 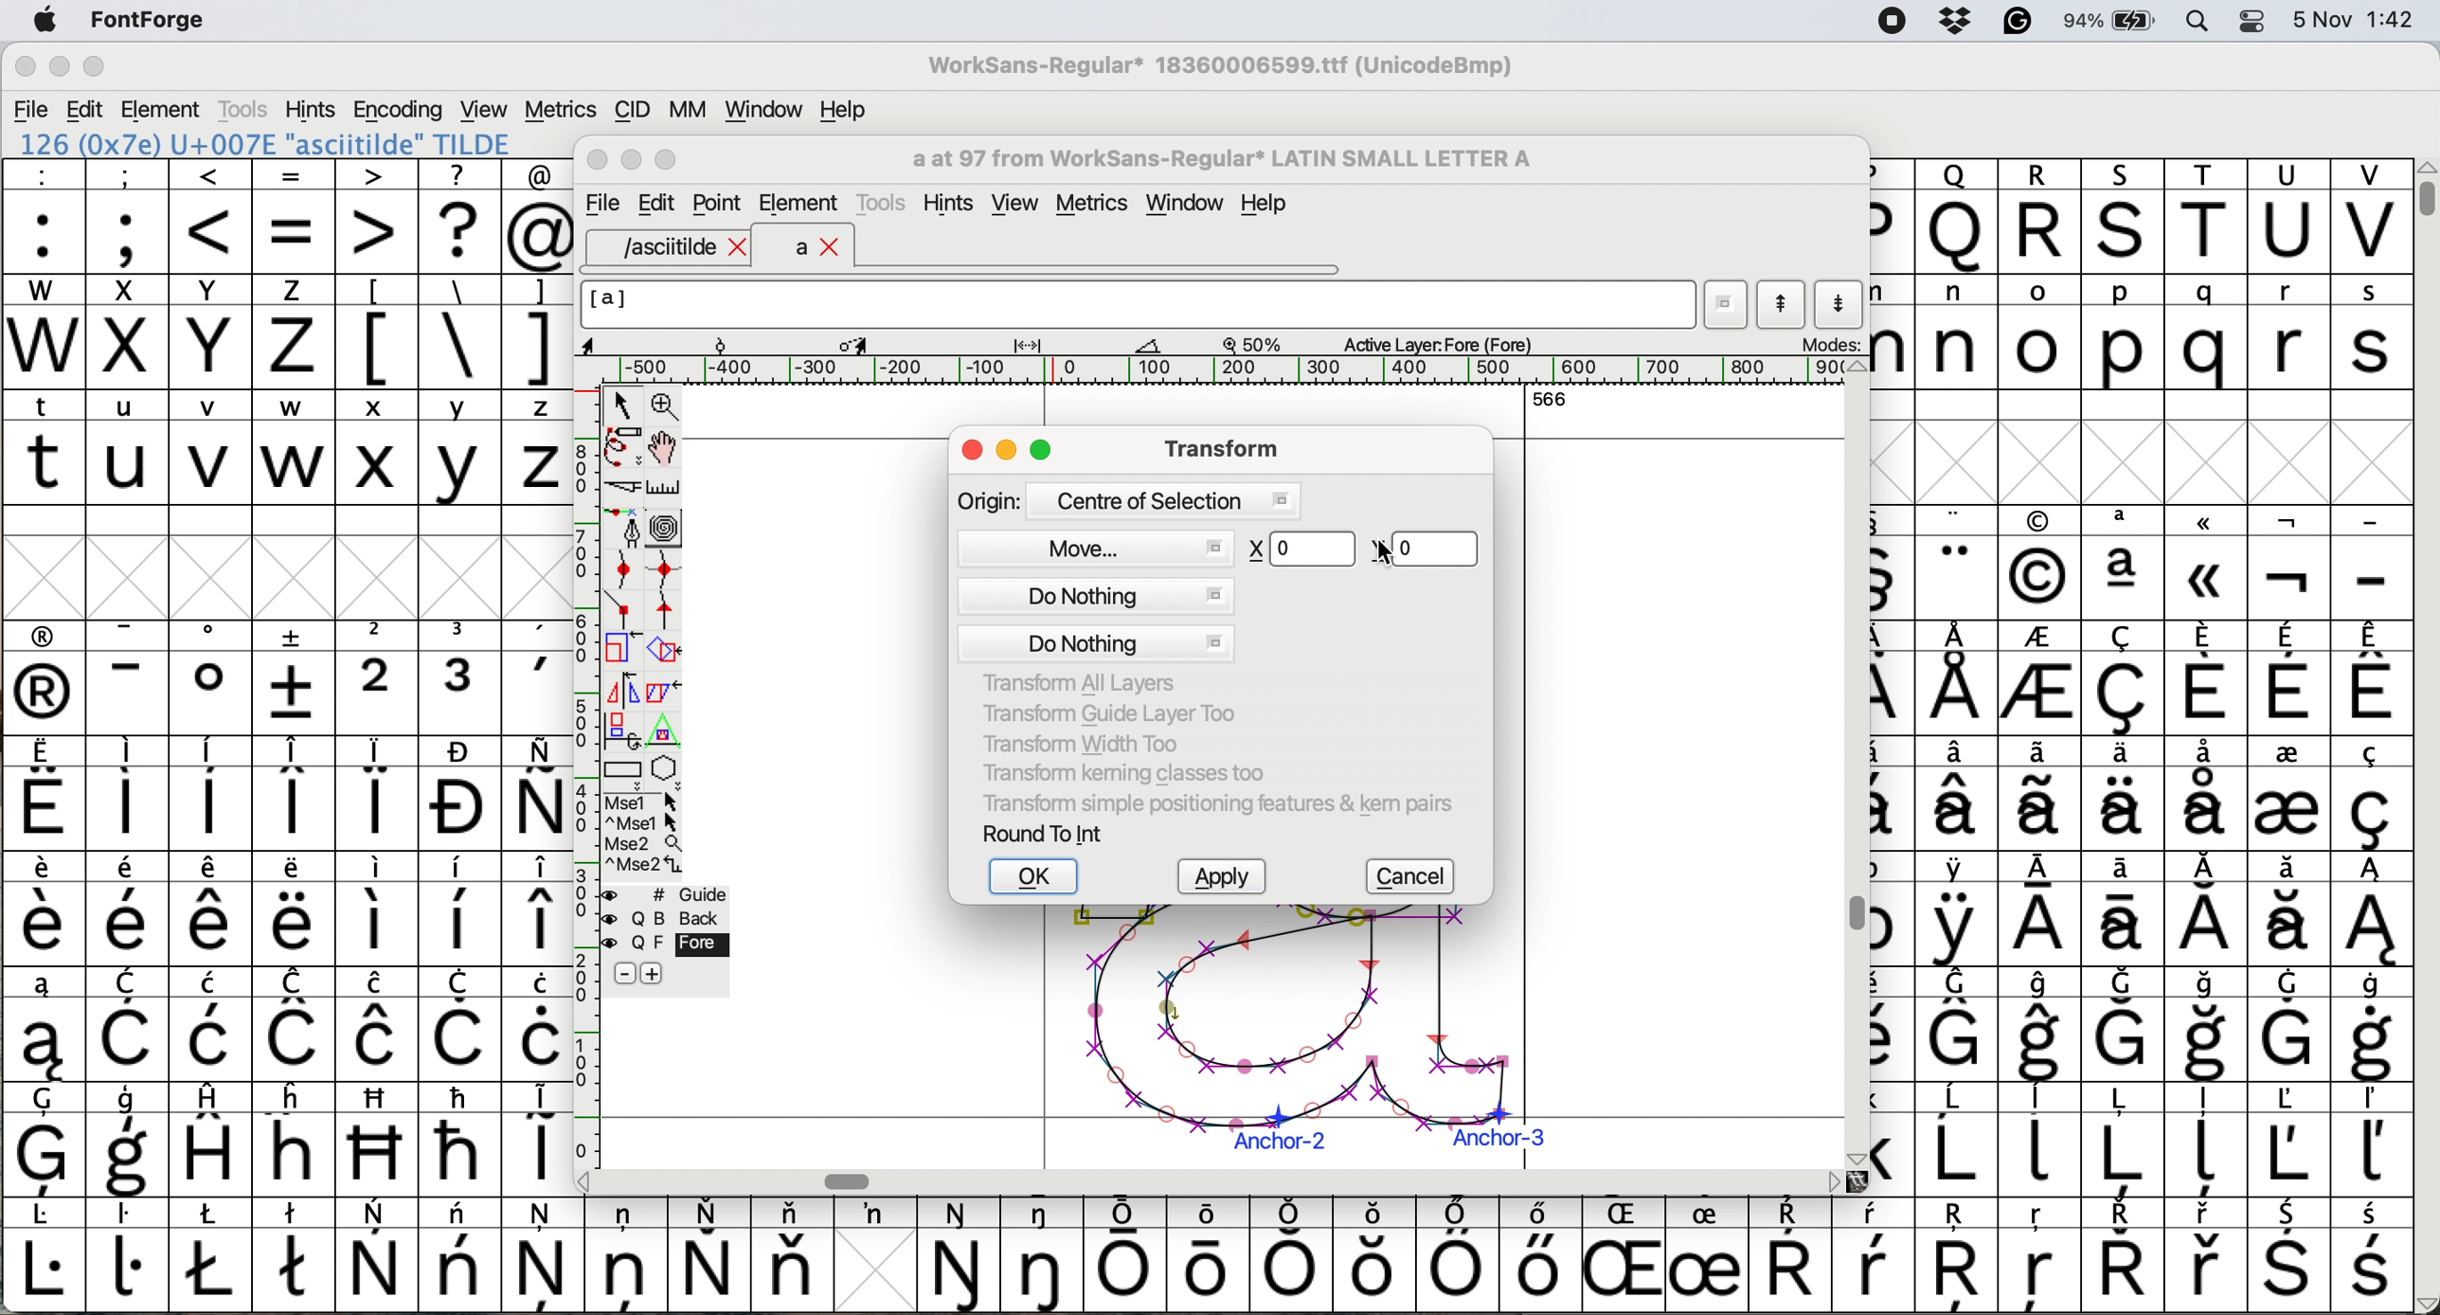 What do you see at coordinates (312, 108) in the screenshot?
I see `hints` at bounding box center [312, 108].